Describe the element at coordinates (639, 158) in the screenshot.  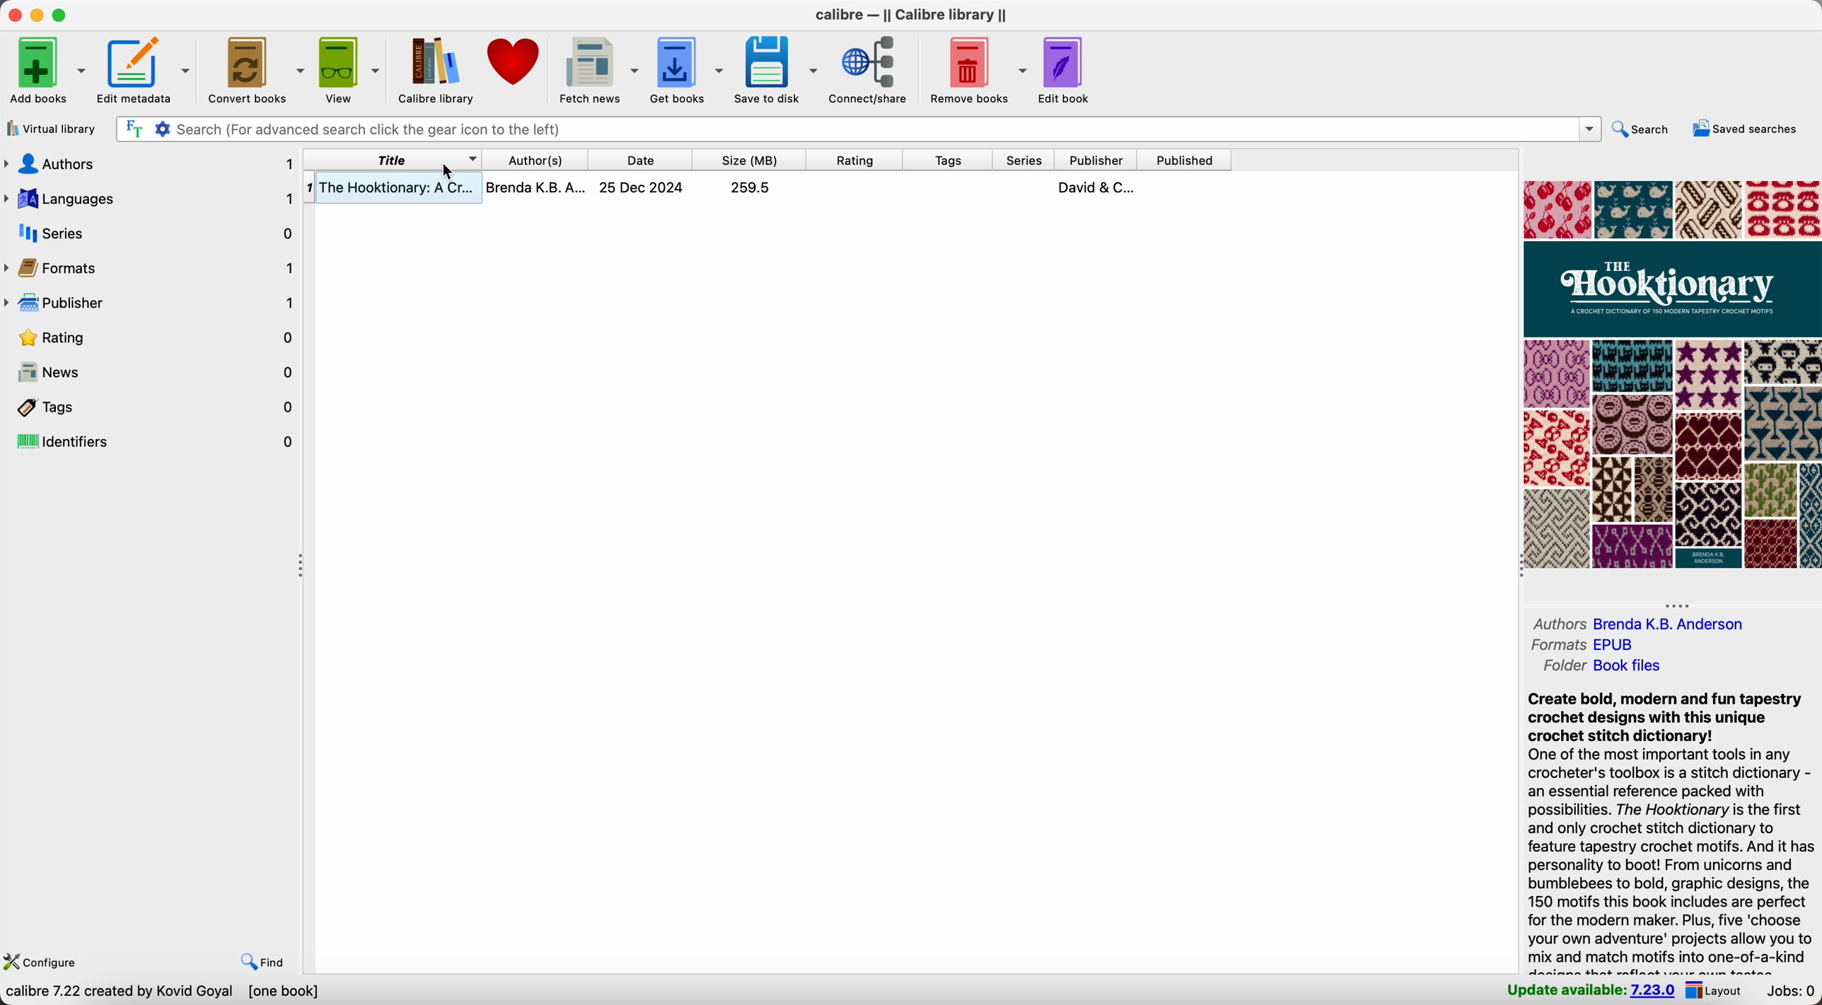
I see `date` at that location.